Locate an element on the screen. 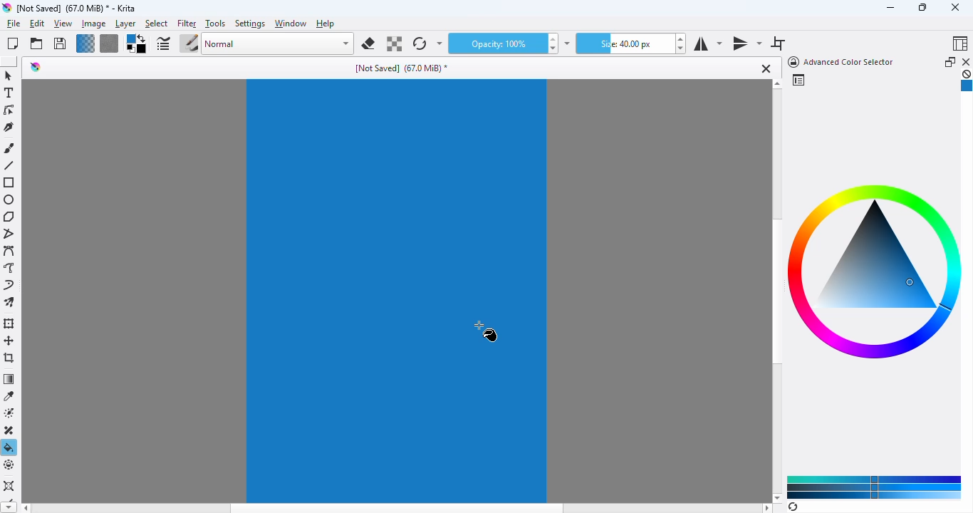  opacity is located at coordinates (495, 43).